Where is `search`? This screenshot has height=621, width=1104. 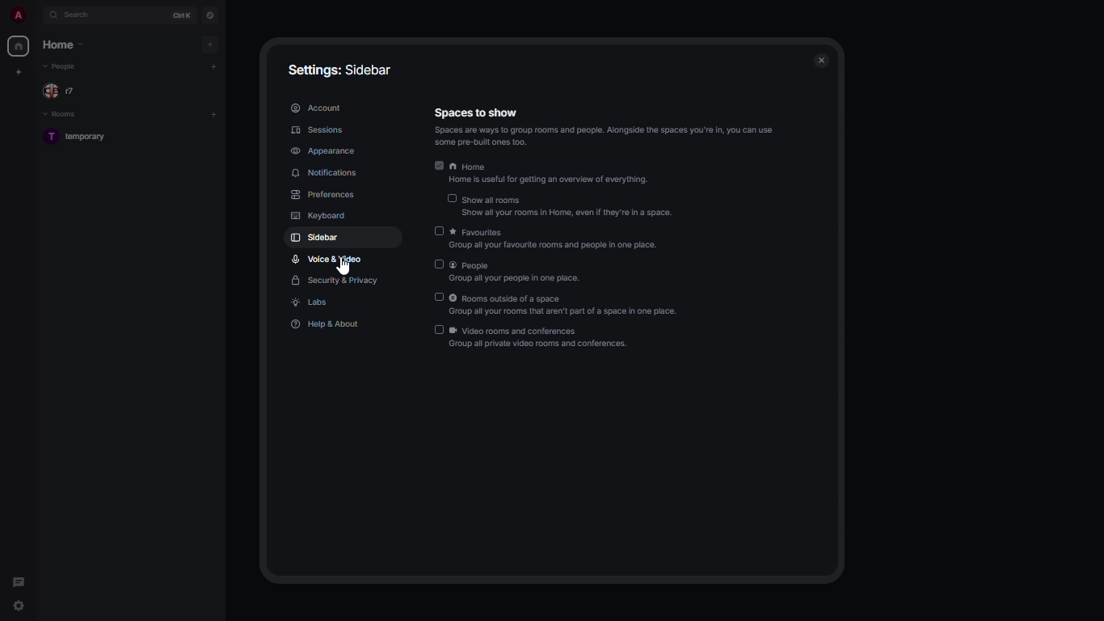 search is located at coordinates (81, 16).